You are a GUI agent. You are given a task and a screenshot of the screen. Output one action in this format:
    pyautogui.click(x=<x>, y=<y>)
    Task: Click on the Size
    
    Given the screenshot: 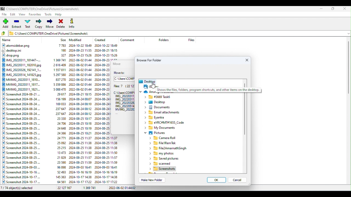 What is the action you would take?
    pyautogui.click(x=63, y=40)
    